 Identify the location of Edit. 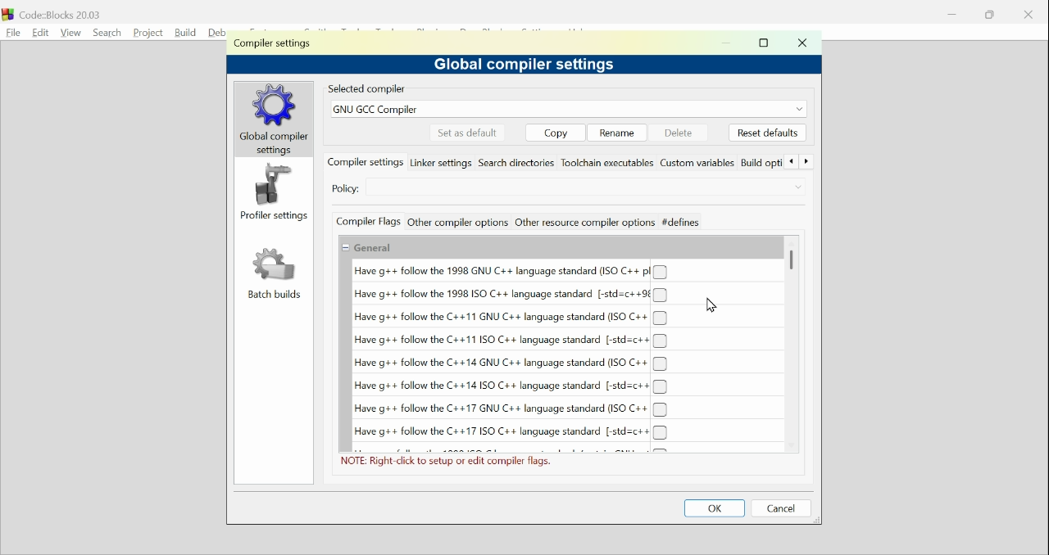
(38, 31).